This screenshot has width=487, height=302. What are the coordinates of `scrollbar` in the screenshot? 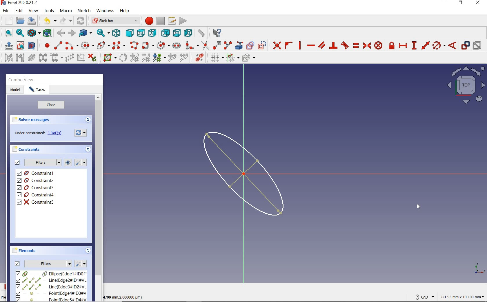 It's located at (98, 197).